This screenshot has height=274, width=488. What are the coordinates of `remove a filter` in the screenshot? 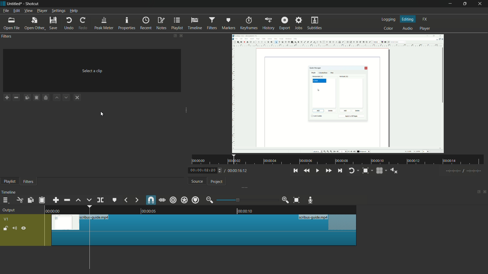 It's located at (16, 97).